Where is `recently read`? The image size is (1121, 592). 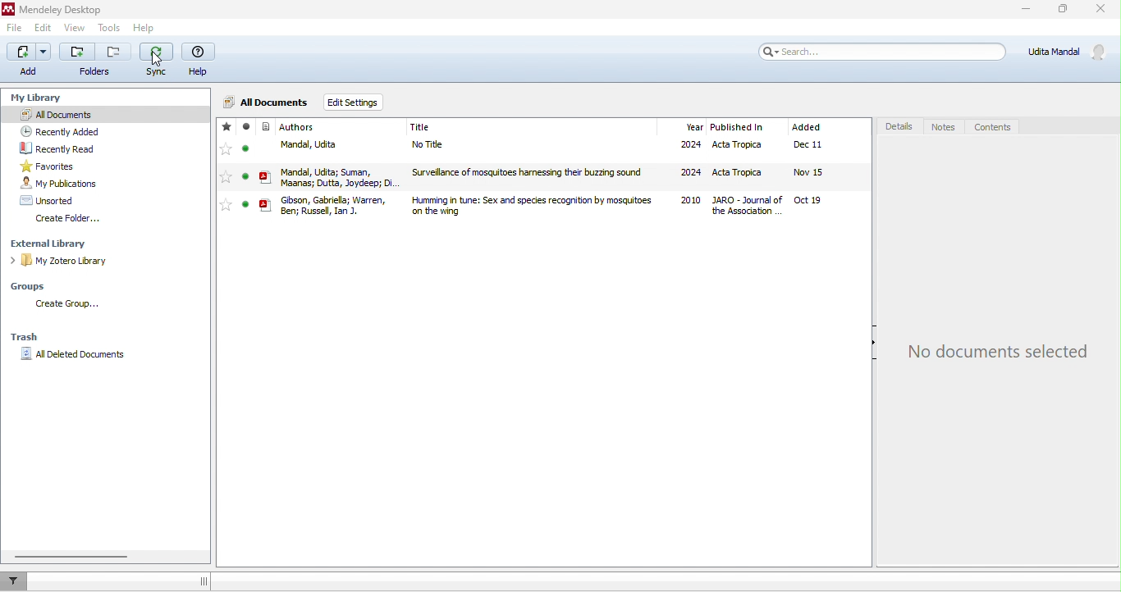 recently read is located at coordinates (65, 148).